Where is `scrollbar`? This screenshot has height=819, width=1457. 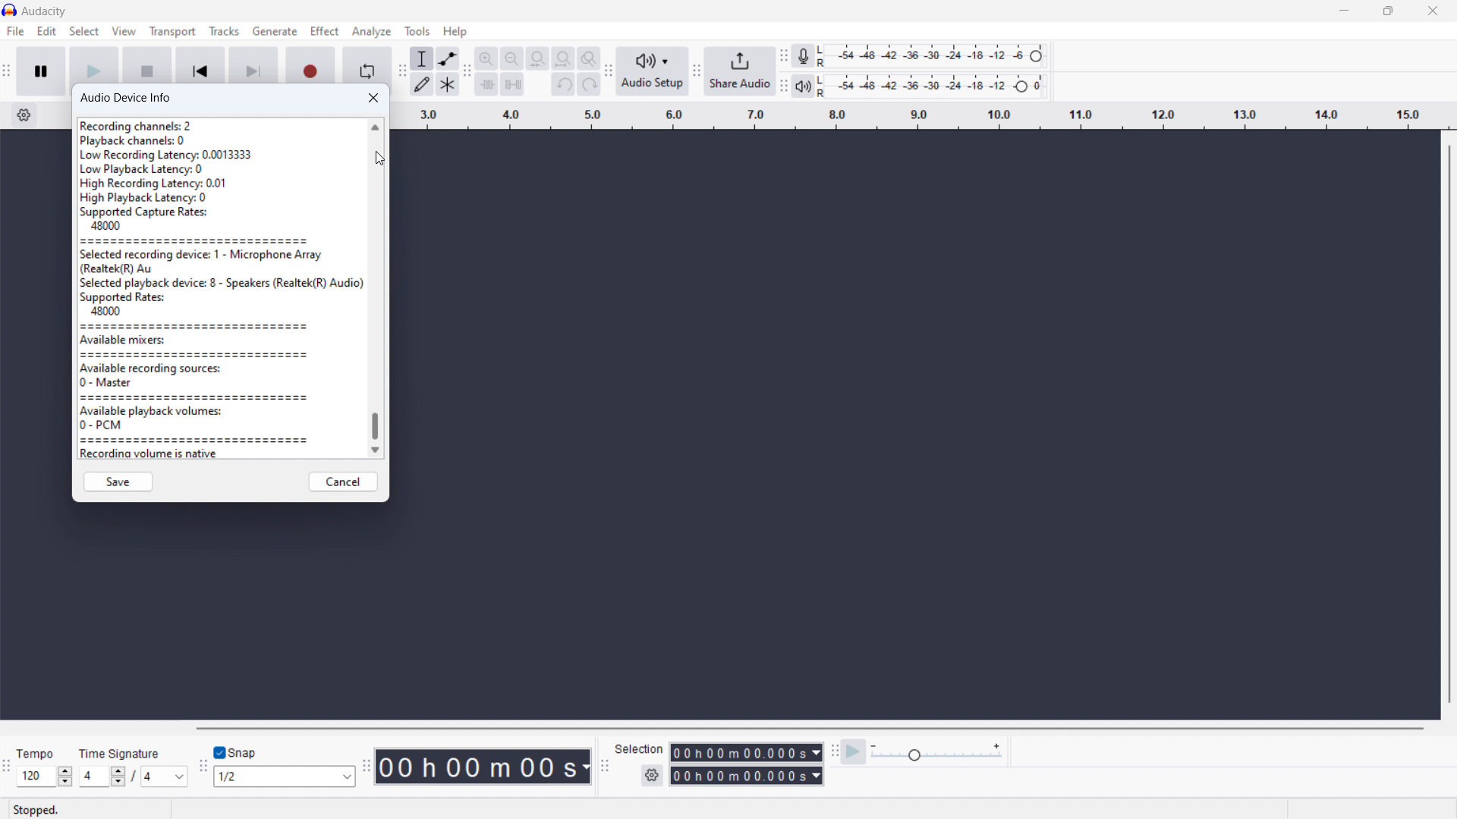 scrollbar is located at coordinates (375, 428).